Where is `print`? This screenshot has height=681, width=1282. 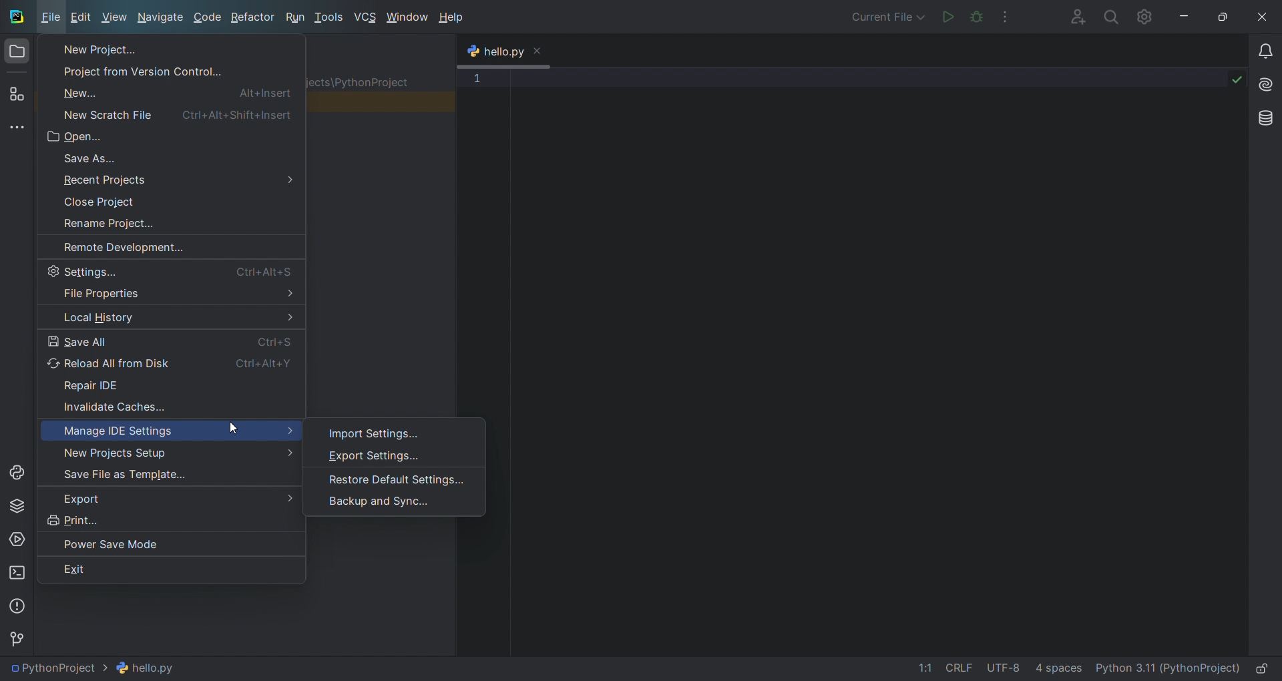
print is located at coordinates (168, 519).